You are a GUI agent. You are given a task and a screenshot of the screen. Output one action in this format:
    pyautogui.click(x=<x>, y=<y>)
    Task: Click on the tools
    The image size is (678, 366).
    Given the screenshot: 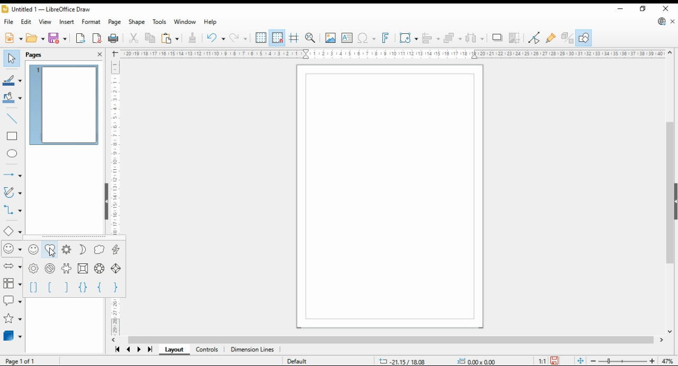 What is the action you would take?
    pyautogui.click(x=160, y=22)
    